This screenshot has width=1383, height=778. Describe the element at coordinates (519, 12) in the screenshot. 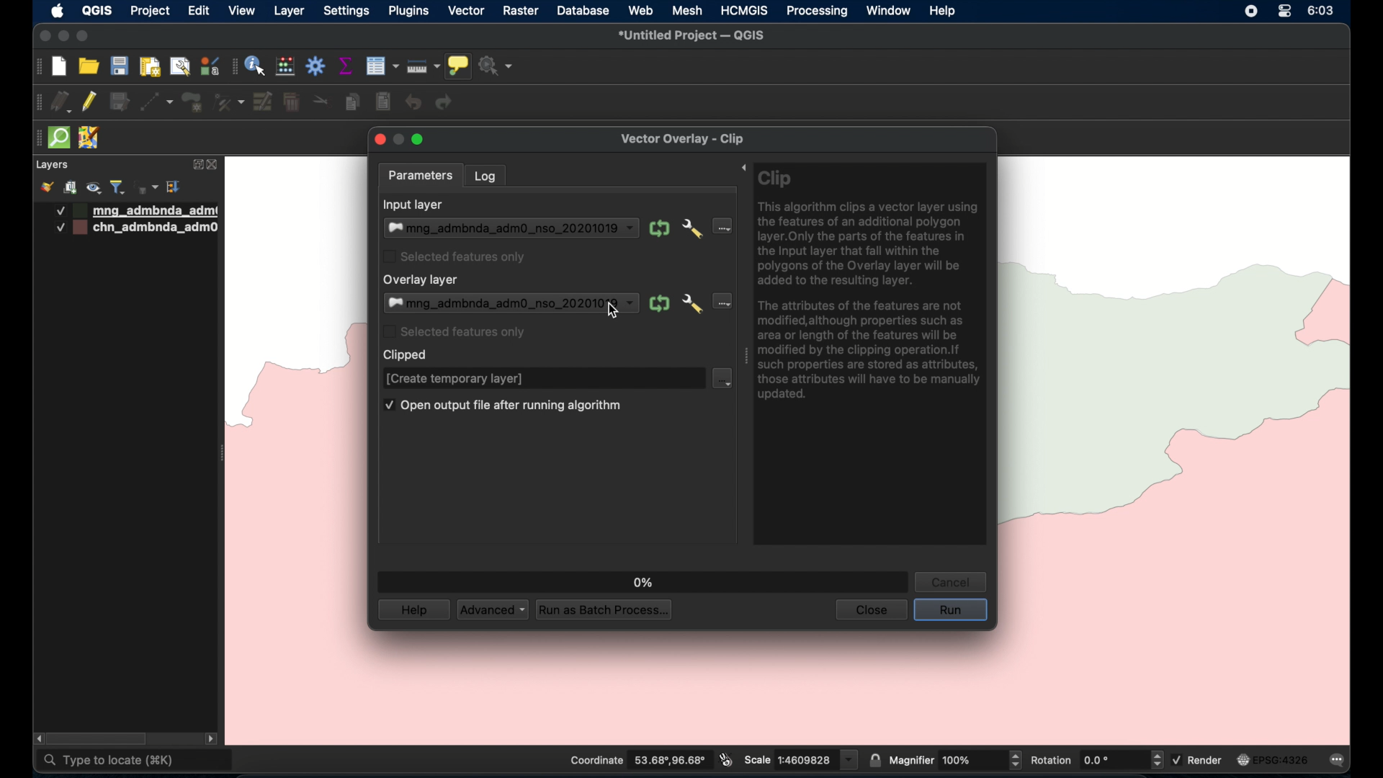

I see `raster` at that location.